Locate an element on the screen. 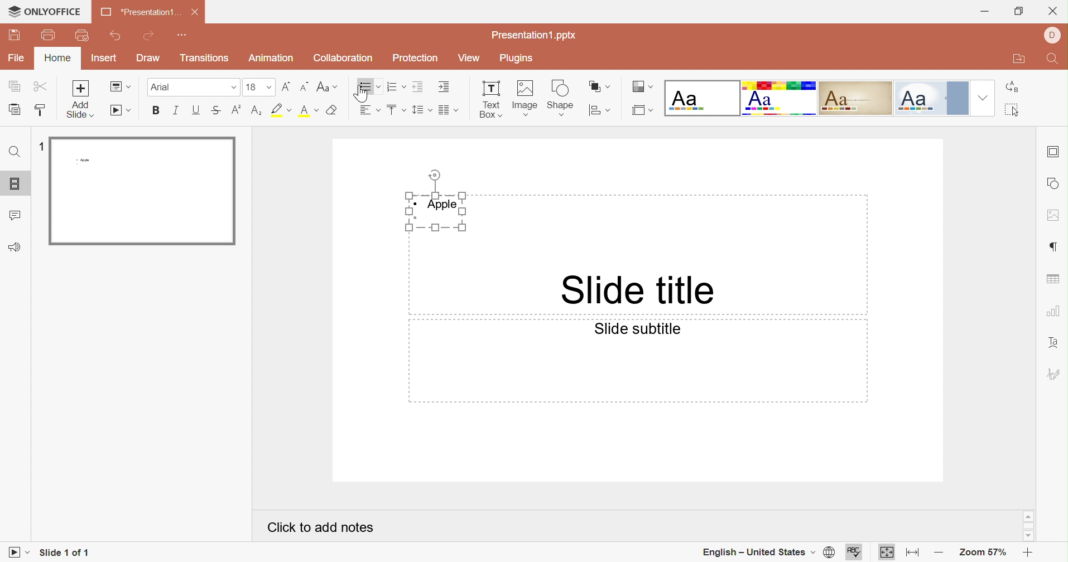 The image size is (1068, 562). Animation is located at coordinates (275, 60).